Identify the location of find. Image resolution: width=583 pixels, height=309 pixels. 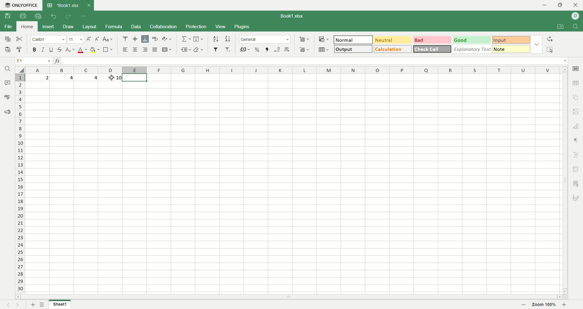
(576, 27).